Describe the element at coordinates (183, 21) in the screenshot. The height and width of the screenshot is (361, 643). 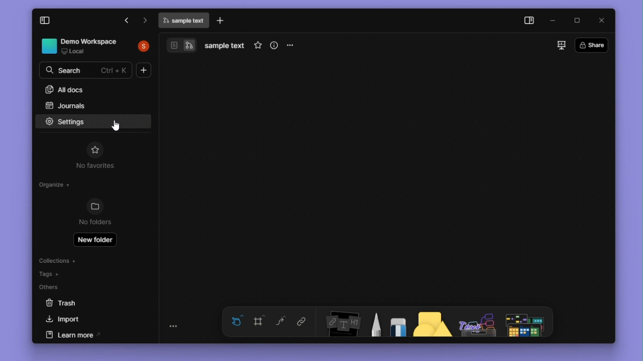
I see `file name` at that location.